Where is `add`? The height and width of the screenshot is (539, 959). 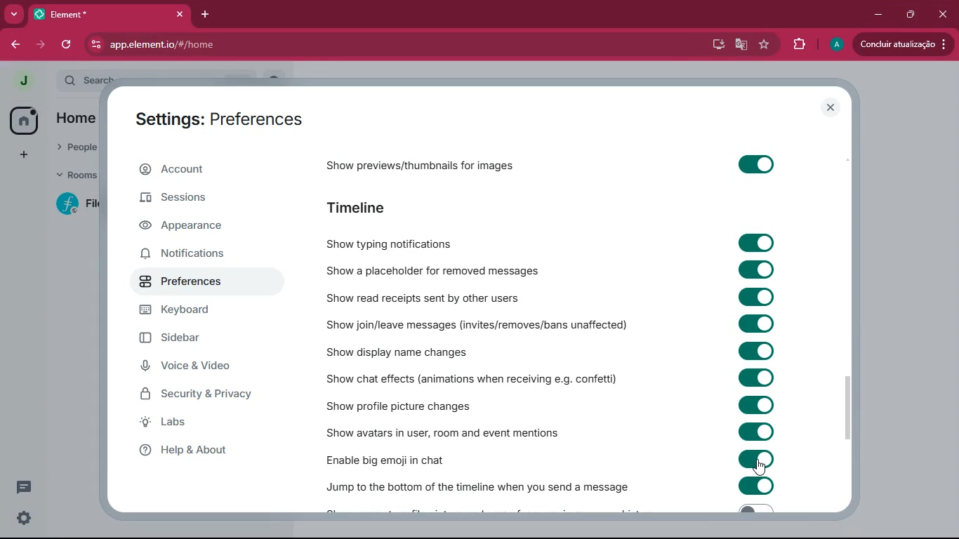 add is located at coordinates (25, 154).